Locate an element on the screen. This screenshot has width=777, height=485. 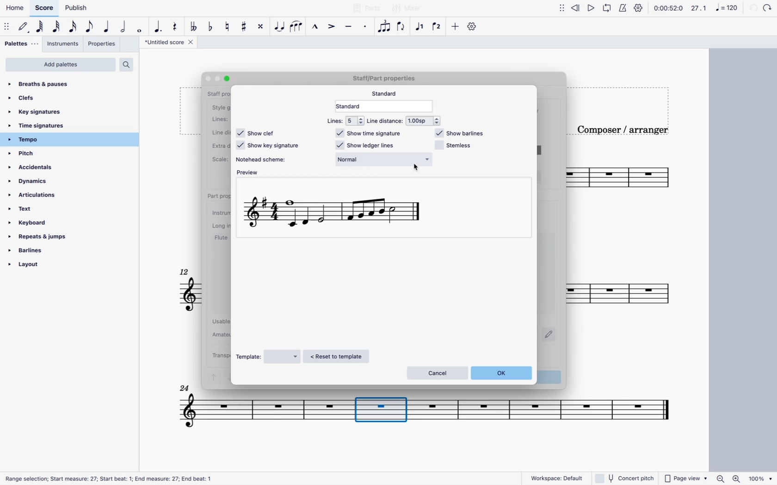
time signatures is located at coordinates (43, 127).